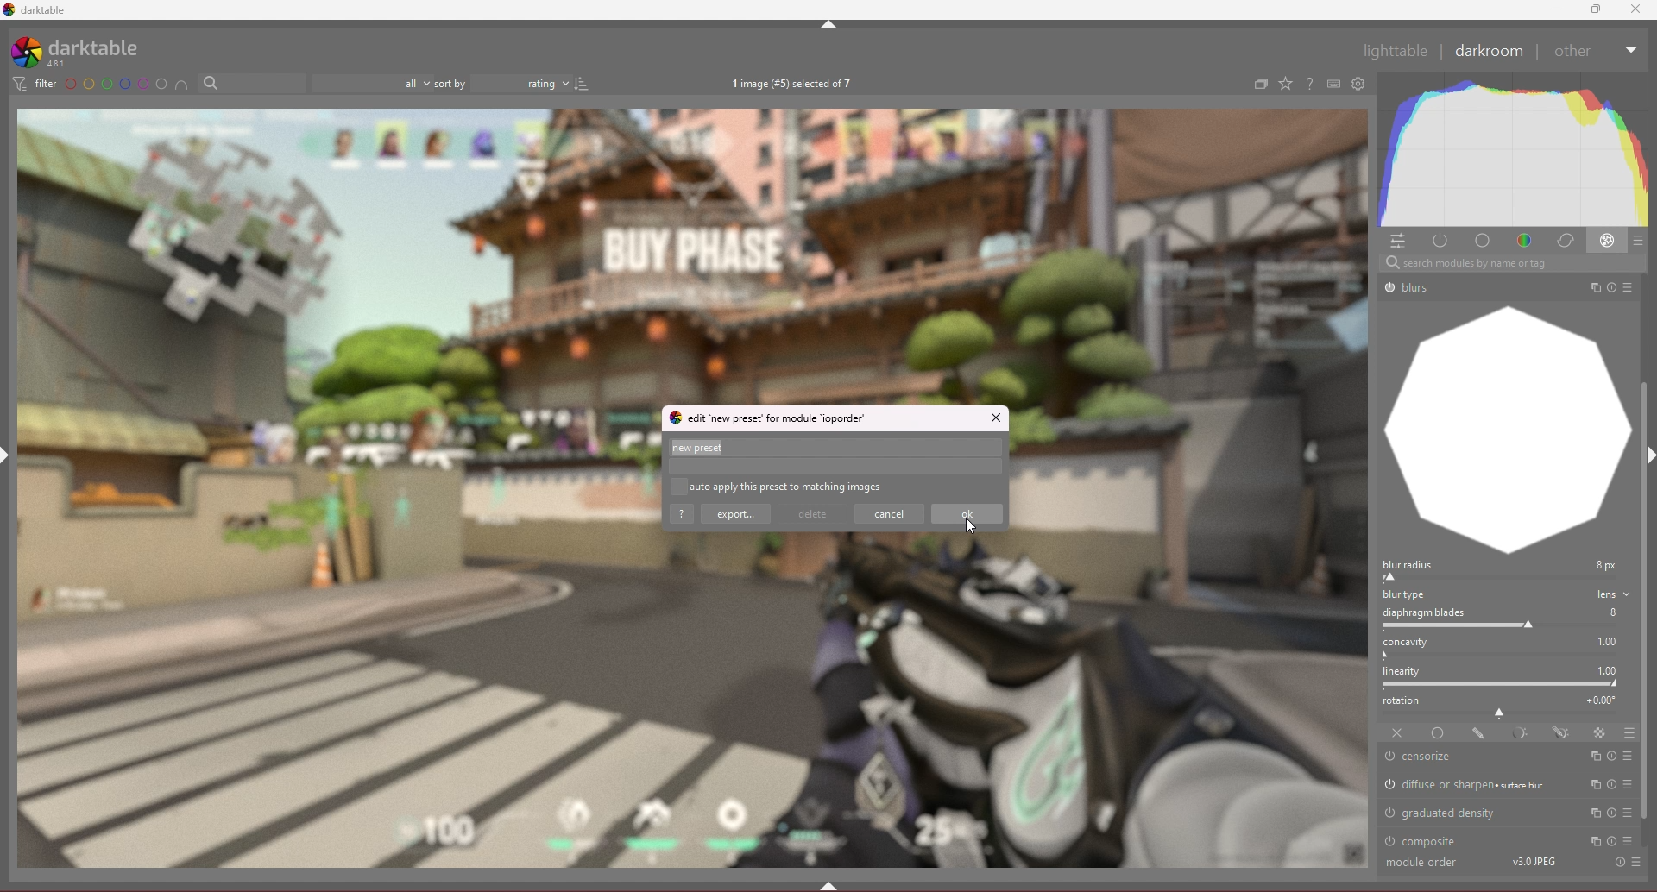  I want to click on parametric mask, so click(1522, 733).